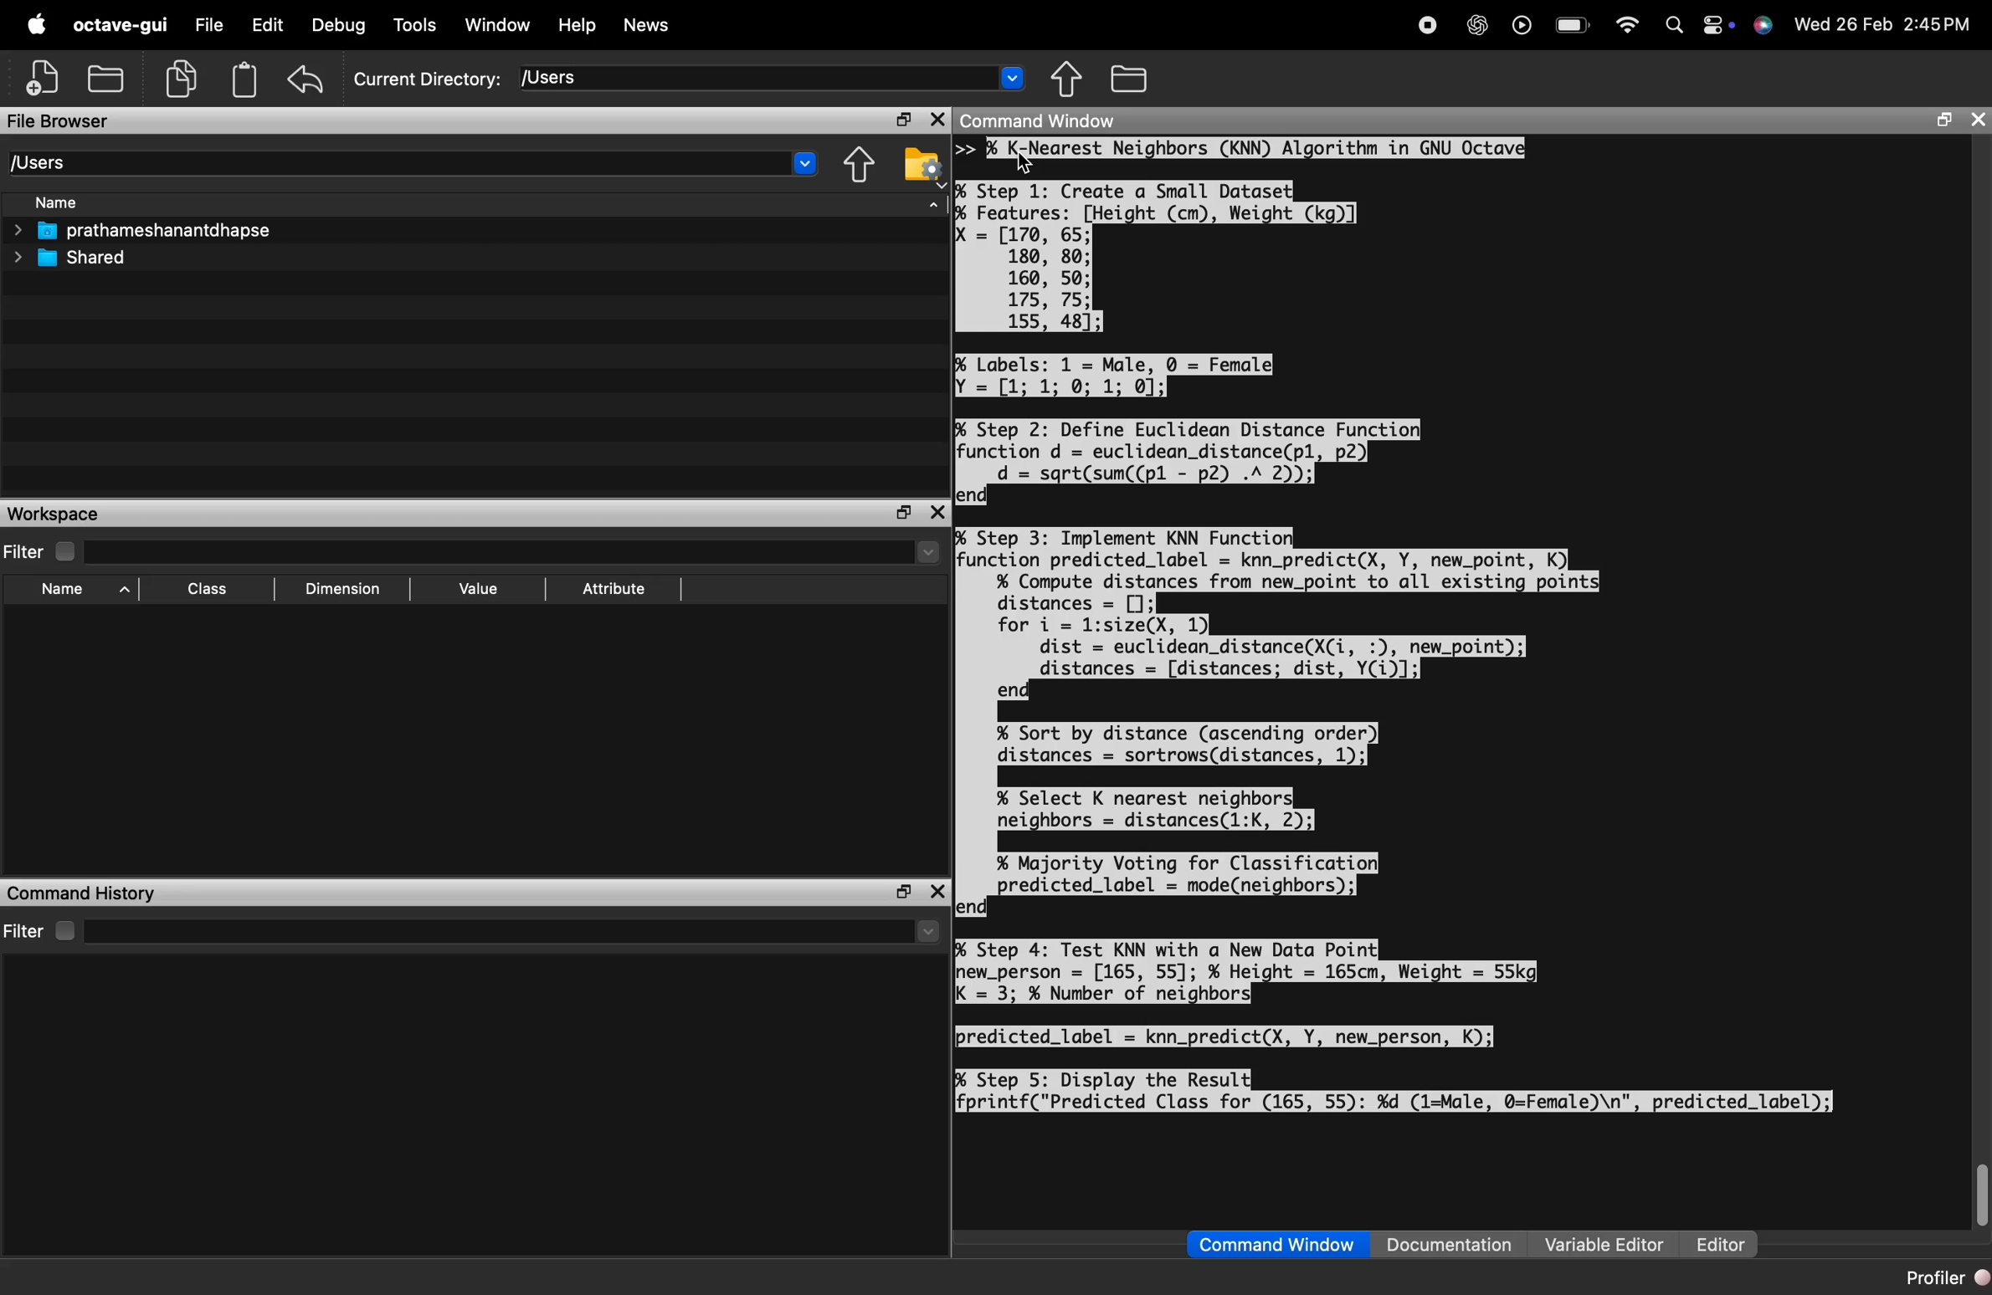 The image size is (1992, 1295). I want to click on close, so click(936, 120).